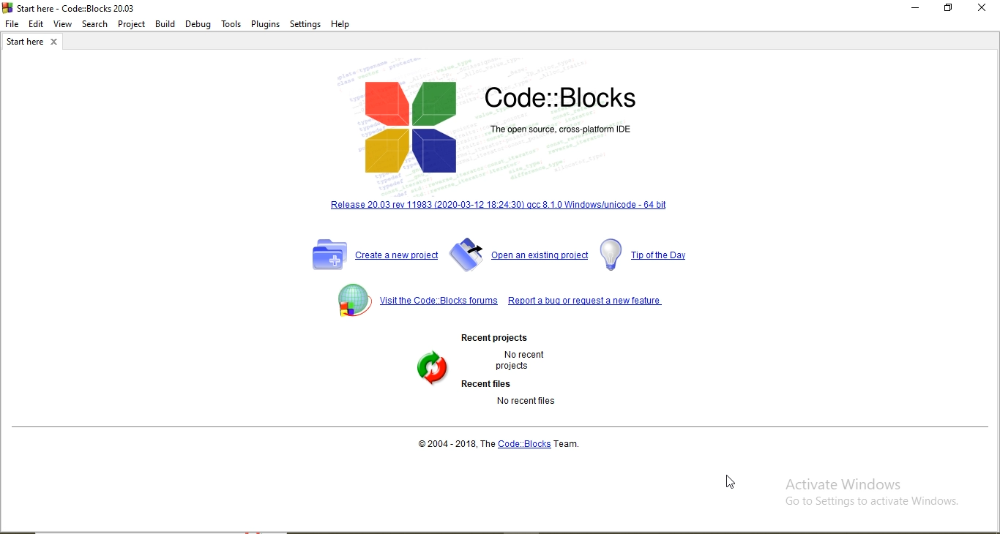  I want to click on Visit the Code-Blocks forums, so click(413, 301).